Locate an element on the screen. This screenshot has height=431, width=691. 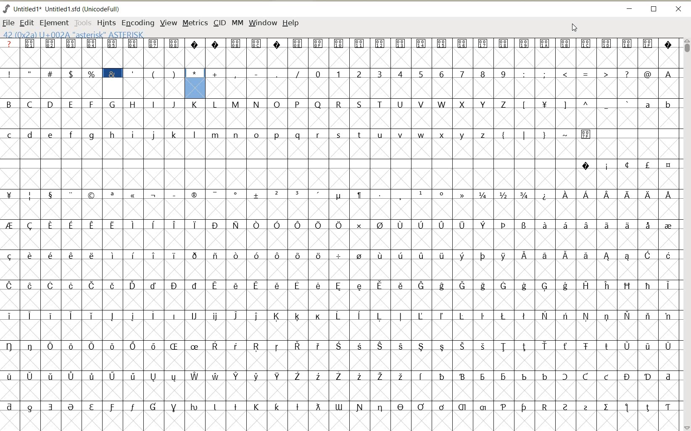
ENCODING is located at coordinates (137, 23).